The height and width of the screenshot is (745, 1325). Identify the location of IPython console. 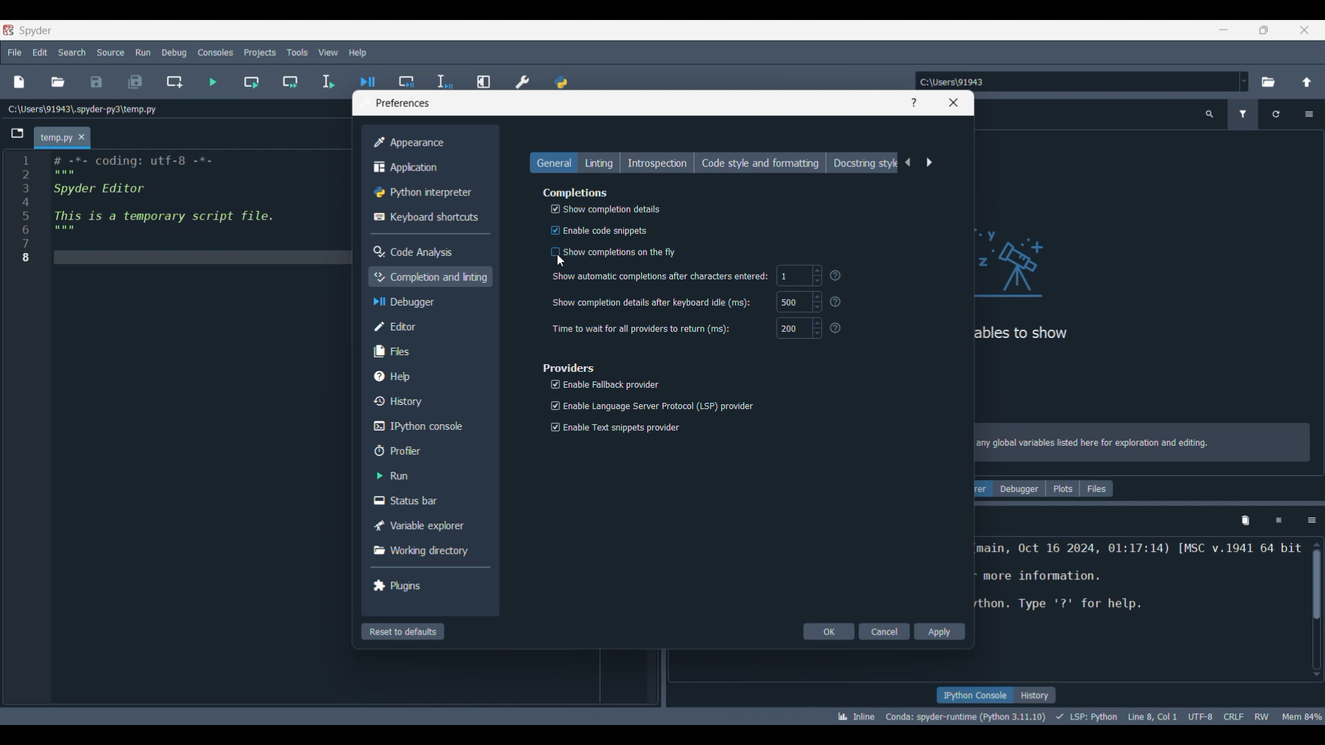
(426, 426).